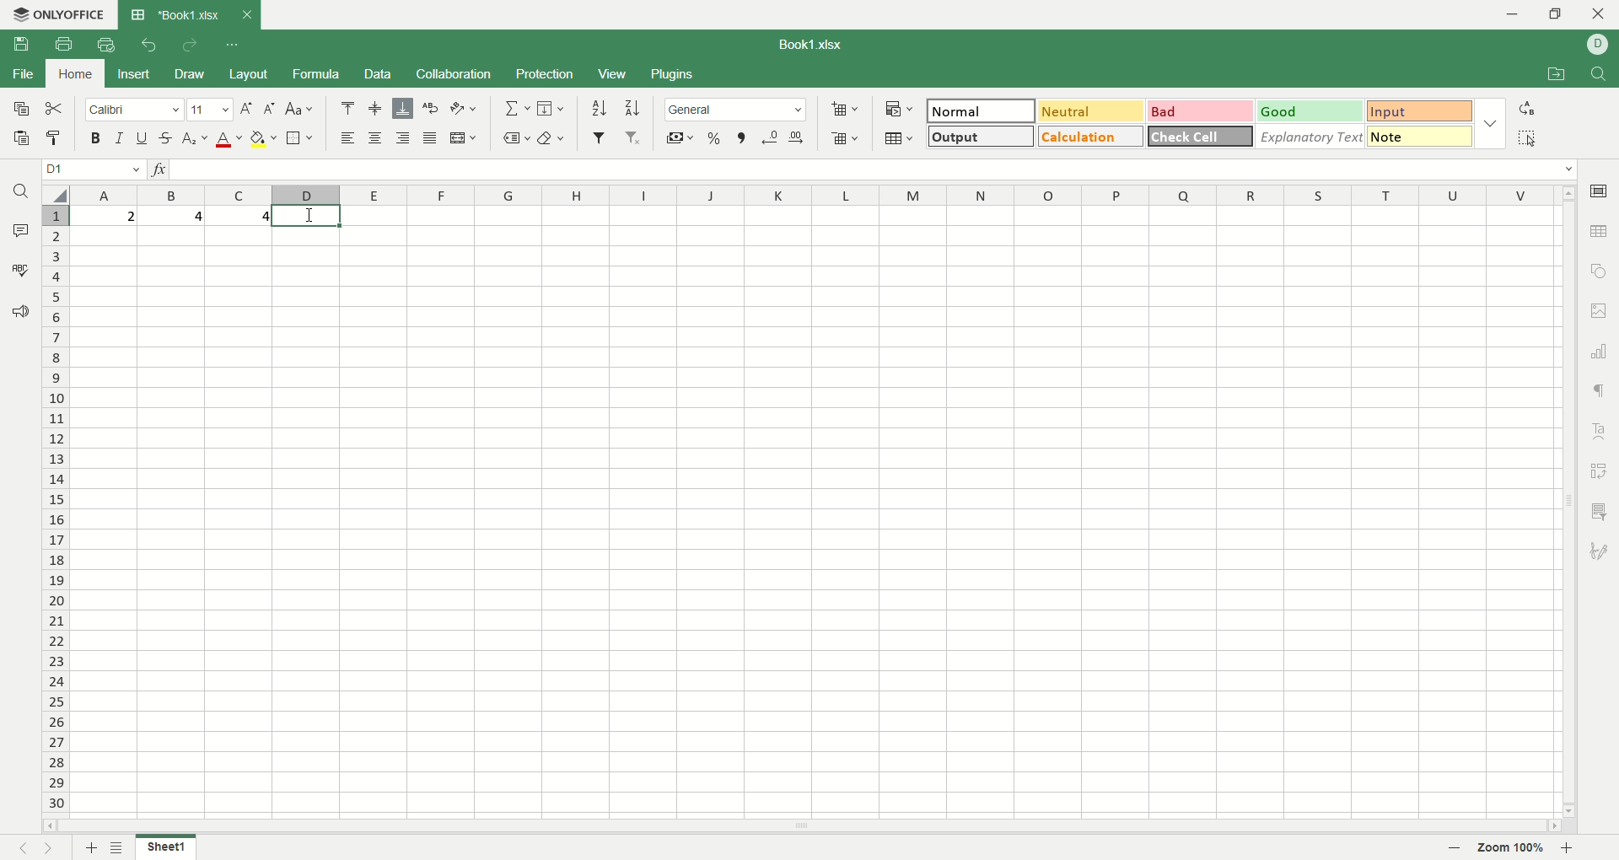 Image resolution: width=1619 pixels, height=860 pixels. What do you see at coordinates (120, 137) in the screenshot?
I see `italics` at bounding box center [120, 137].